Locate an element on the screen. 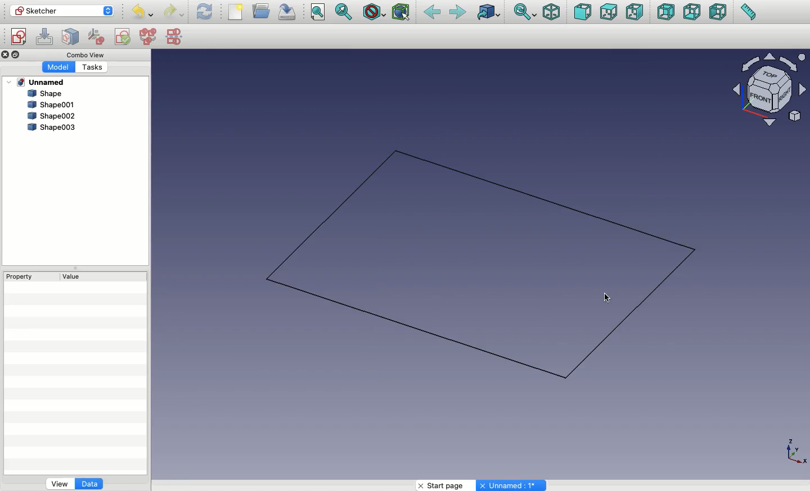 The image size is (810, 491). View is located at coordinates (58, 484).